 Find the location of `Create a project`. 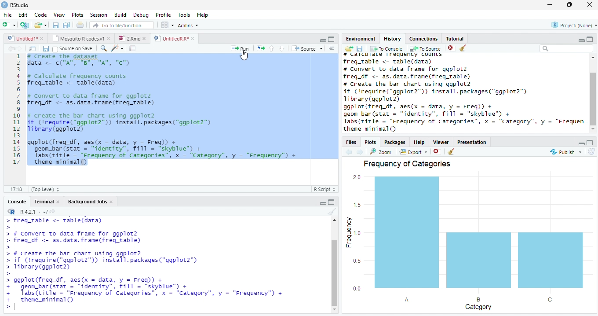

Create a project is located at coordinates (24, 25).